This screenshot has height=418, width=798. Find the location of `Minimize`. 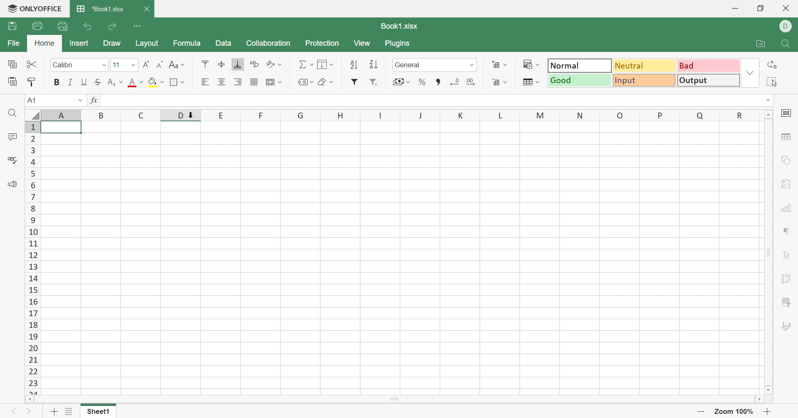

Minimize is located at coordinates (733, 7).